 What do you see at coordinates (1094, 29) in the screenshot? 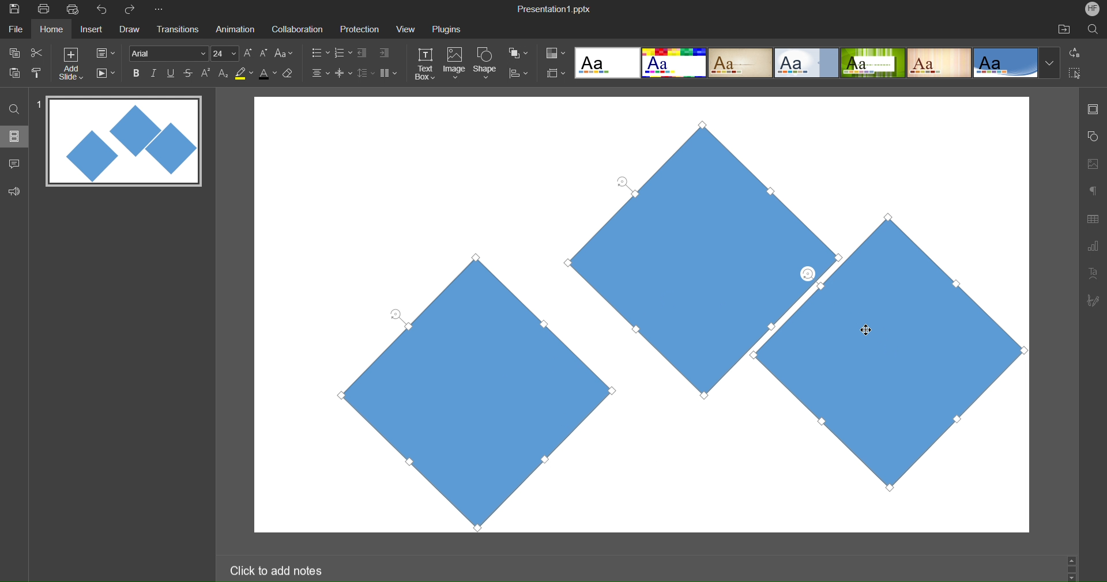
I see `search` at bounding box center [1094, 29].